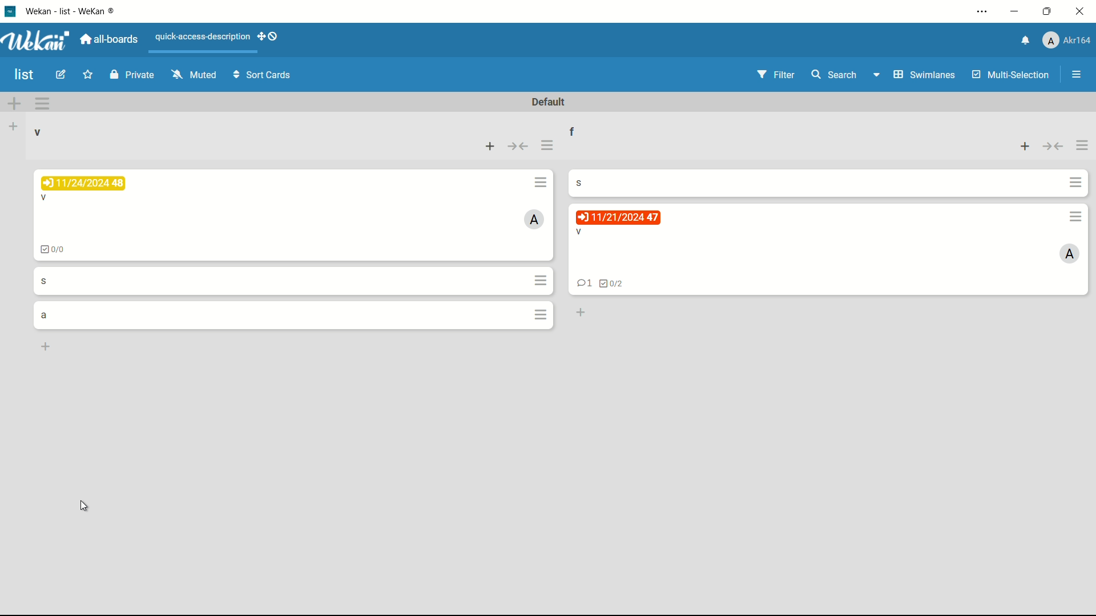 Image resolution: width=1096 pixels, height=616 pixels. I want to click on minimize, so click(1017, 11).